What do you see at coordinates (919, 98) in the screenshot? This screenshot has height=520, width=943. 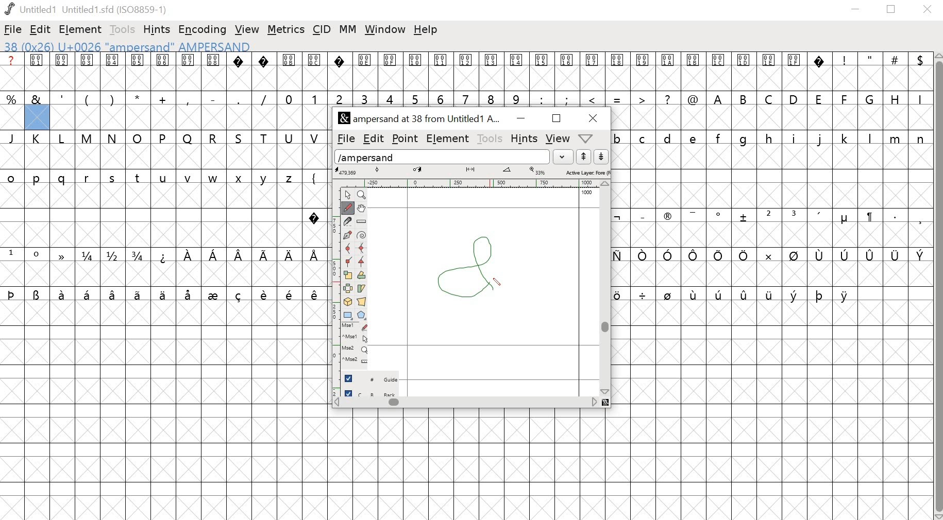 I see `I` at bounding box center [919, 98].